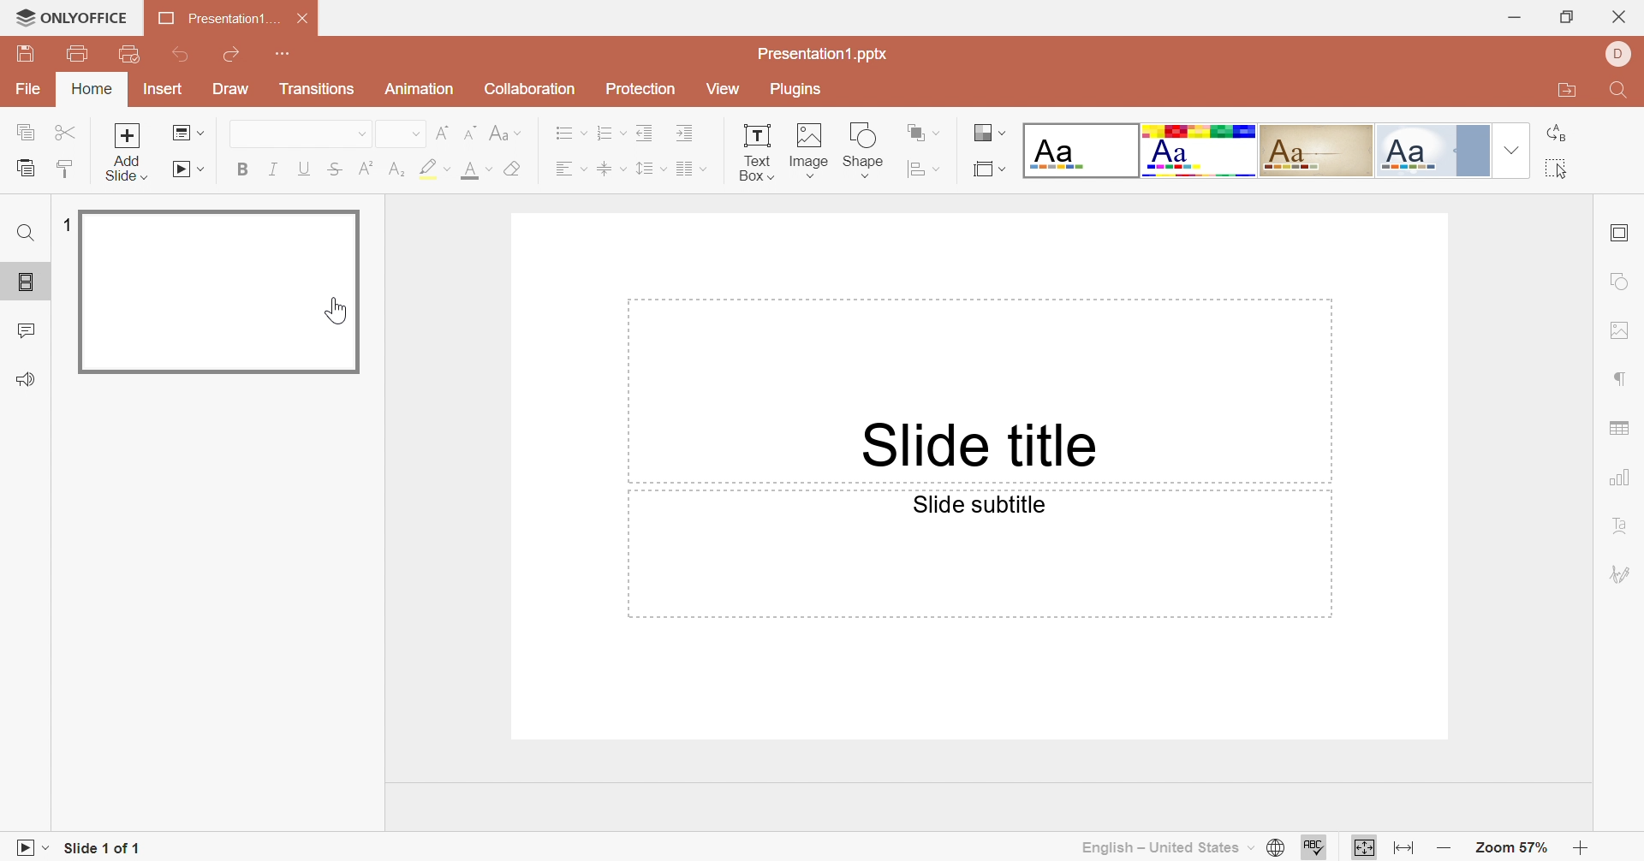 The image size is (1644, 861). What do you see at coordinates (861, 151) in the screenshot?
I see `Shape` at bounding box center [861, 151].